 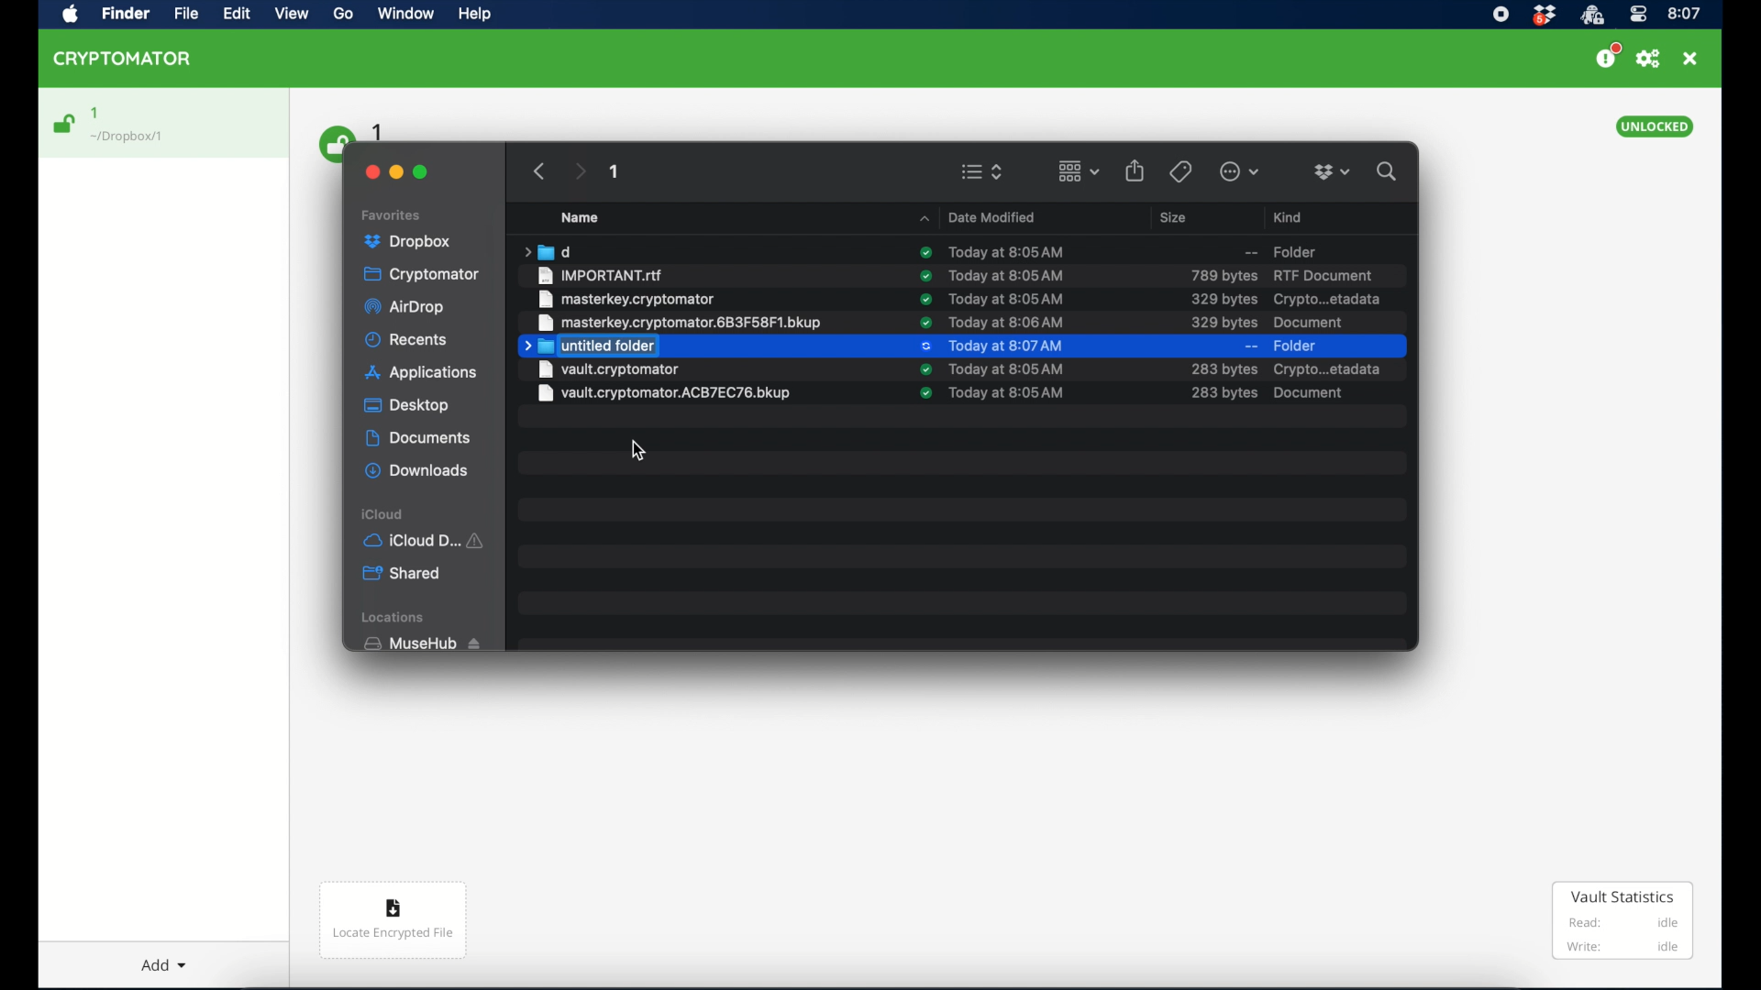 What do you see at coordinates (1327, 300) in the screenshot?
I see `crypto` at bounding box center [1327, 300].